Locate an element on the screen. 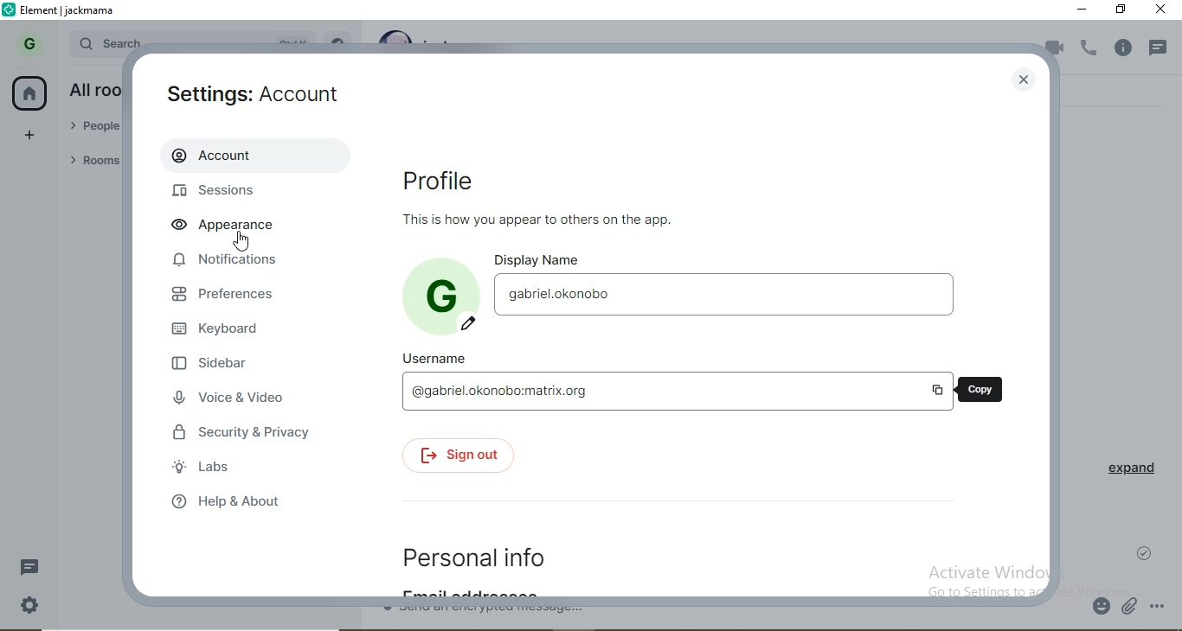  emoji is located at coordinates (1102, 608).